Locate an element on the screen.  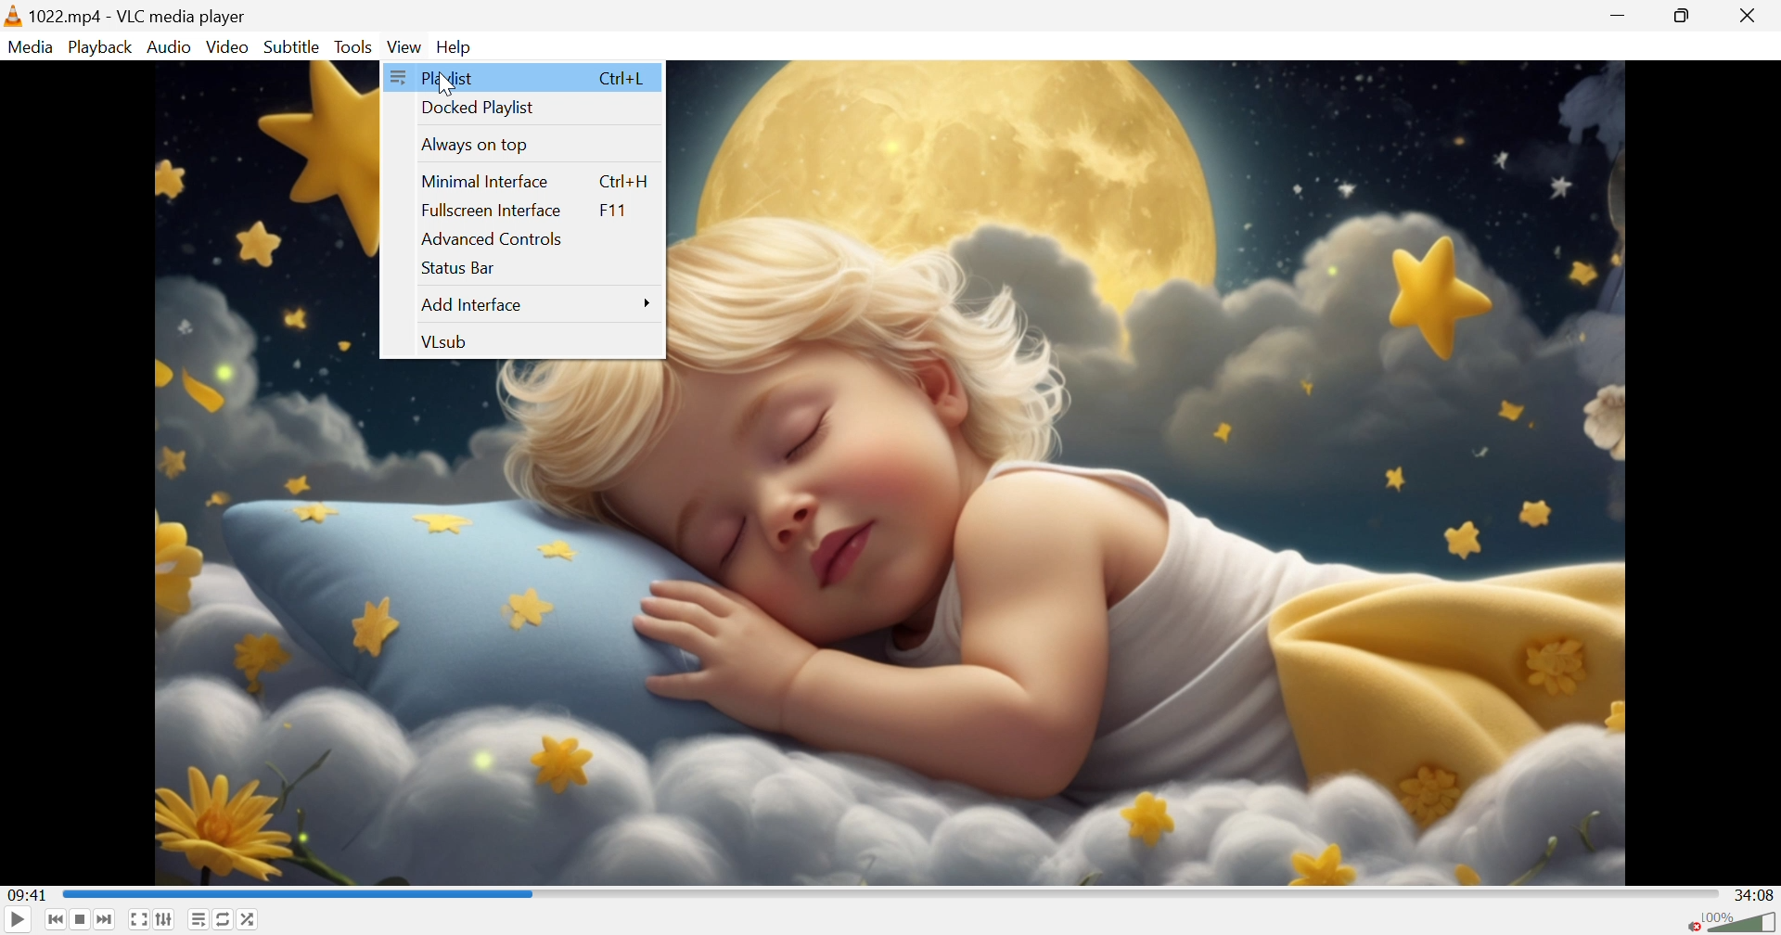
09:41 is located at coordinates (28, 891).